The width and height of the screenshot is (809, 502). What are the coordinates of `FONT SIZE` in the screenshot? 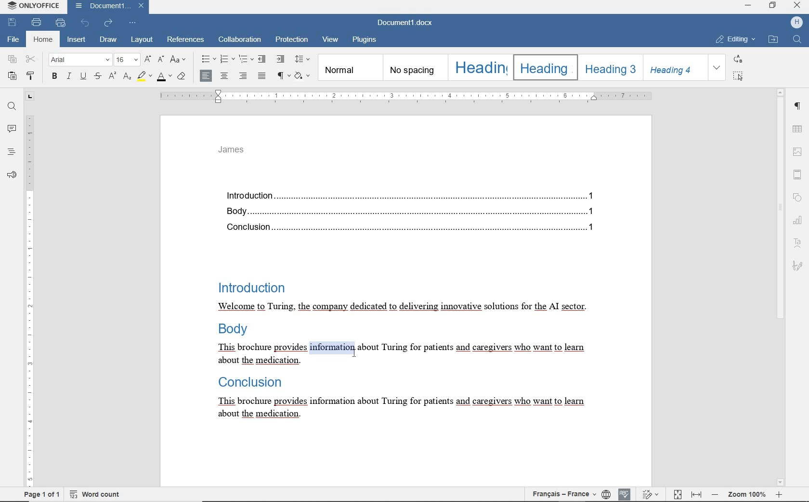 It's located at (127, 59).